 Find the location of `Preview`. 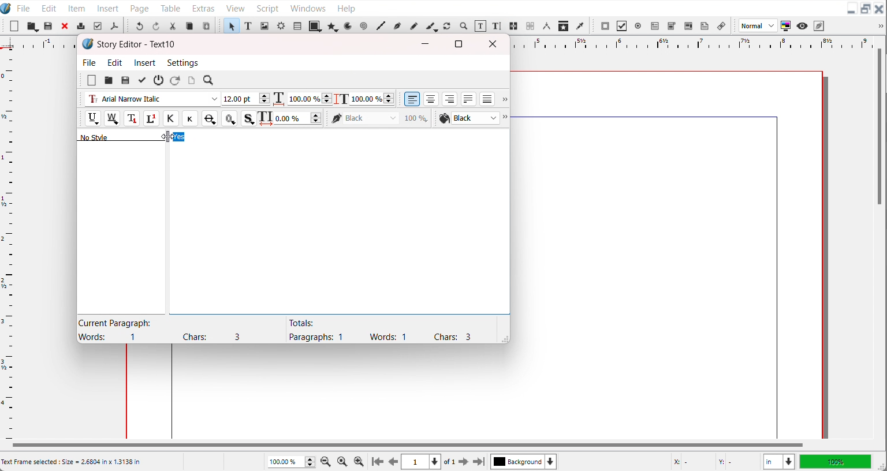

Preview is located at coordinates (803, 26).